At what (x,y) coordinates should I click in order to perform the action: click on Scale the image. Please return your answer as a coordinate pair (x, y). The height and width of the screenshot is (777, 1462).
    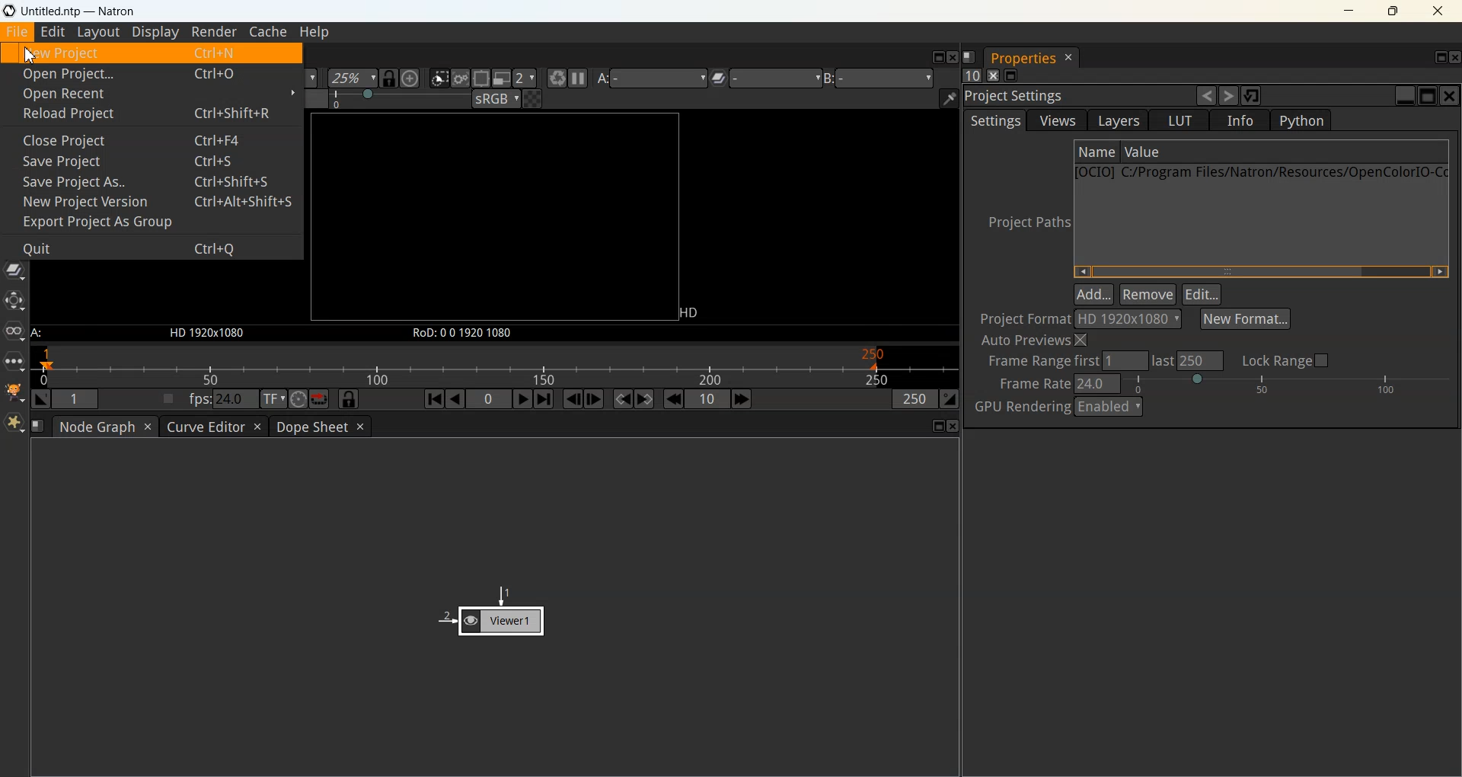
    Looking at the image, I should click on (410, 78).